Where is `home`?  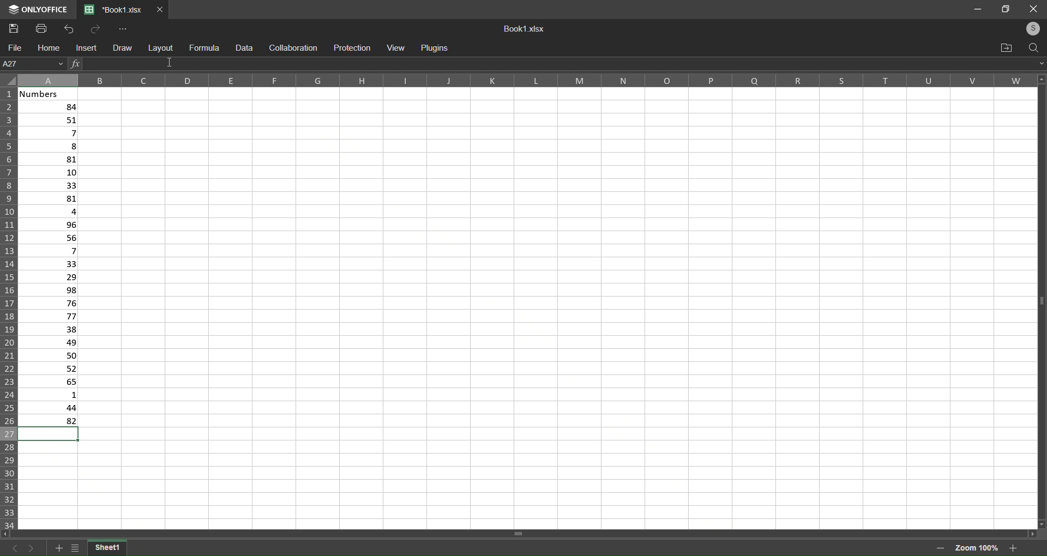
home is located at coordinates (48, 47).